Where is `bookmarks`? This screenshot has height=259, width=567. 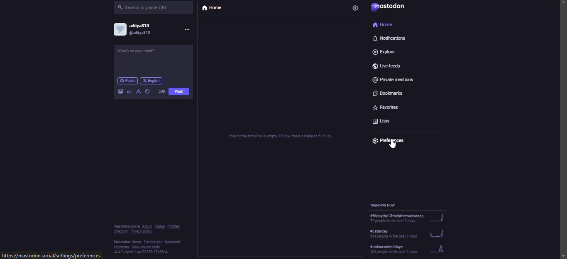
bookmarks is located at coordinates (388, 92).